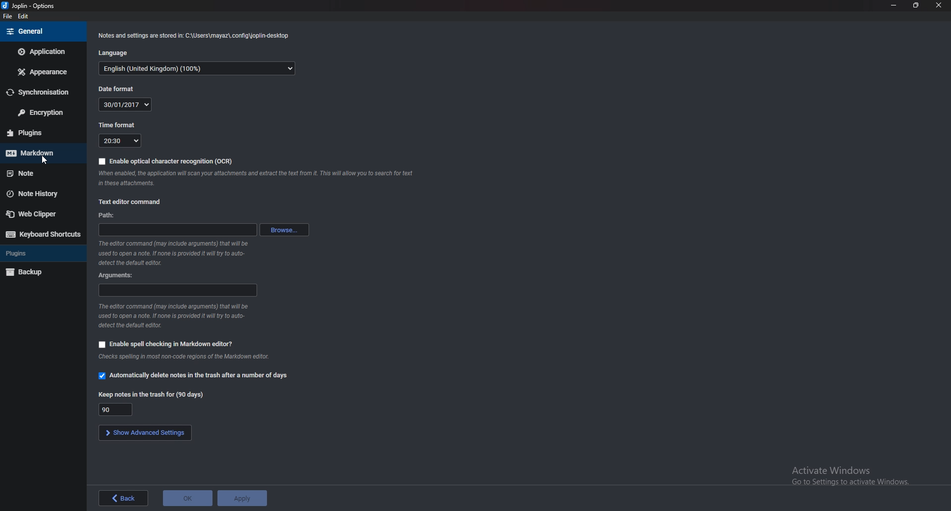 The height and width of the screenshot is (511, 951). What do you see at coordinates (255, 177) in the screenshot?
I see `` at bounding box center [255, 177].